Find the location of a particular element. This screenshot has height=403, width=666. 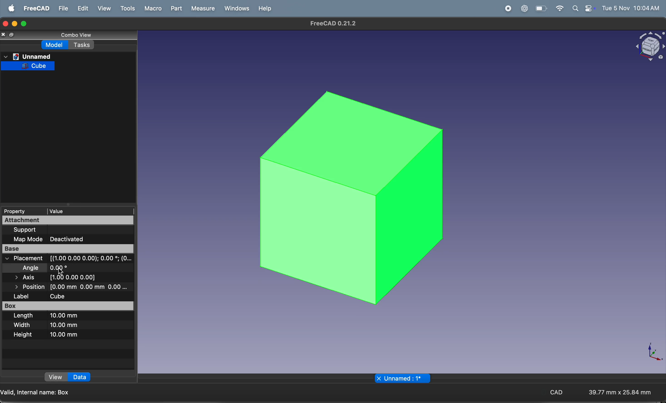

base is located at coordinates (66, 249).